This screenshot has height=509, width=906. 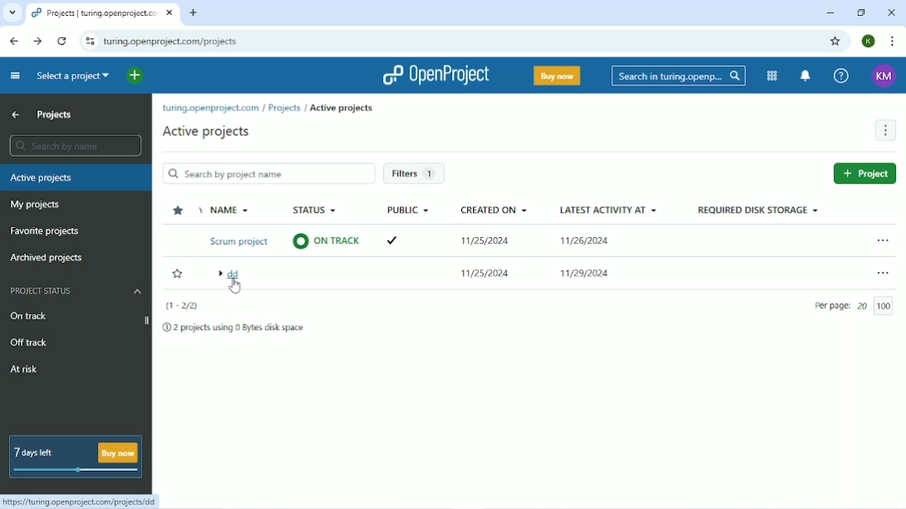 I want to click on More, so click(x=885, y=132).